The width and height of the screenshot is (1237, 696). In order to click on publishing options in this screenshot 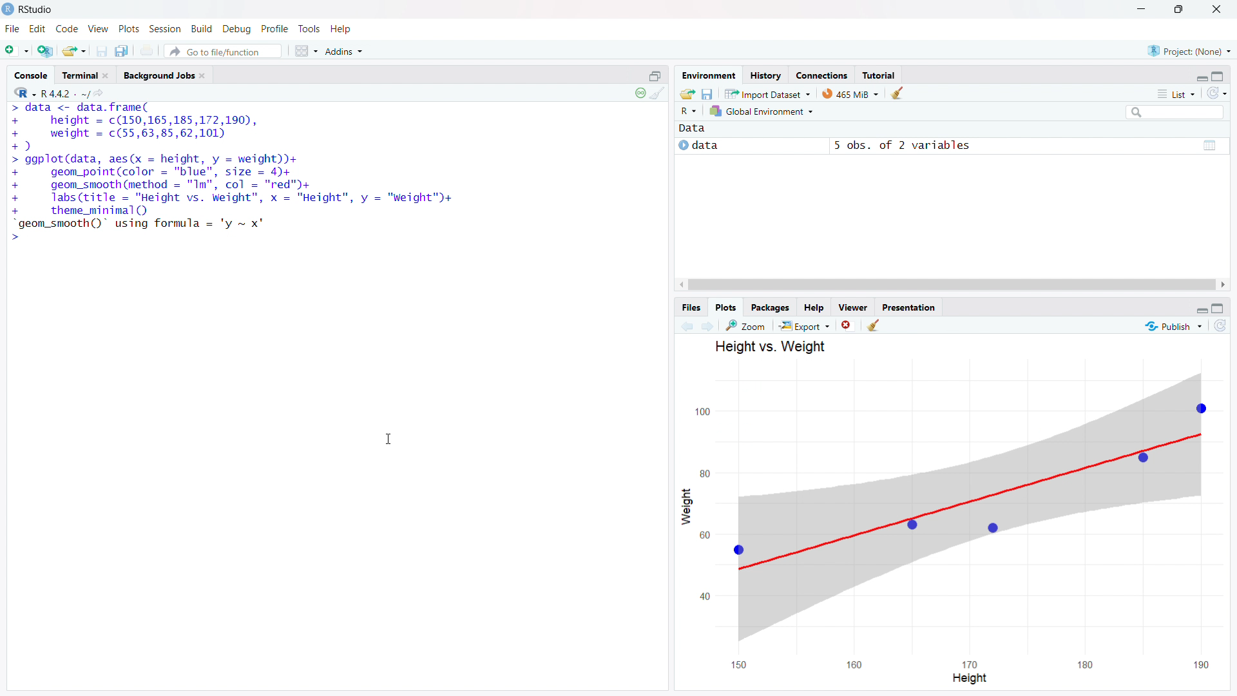, I will do `click(1171, 325)`.